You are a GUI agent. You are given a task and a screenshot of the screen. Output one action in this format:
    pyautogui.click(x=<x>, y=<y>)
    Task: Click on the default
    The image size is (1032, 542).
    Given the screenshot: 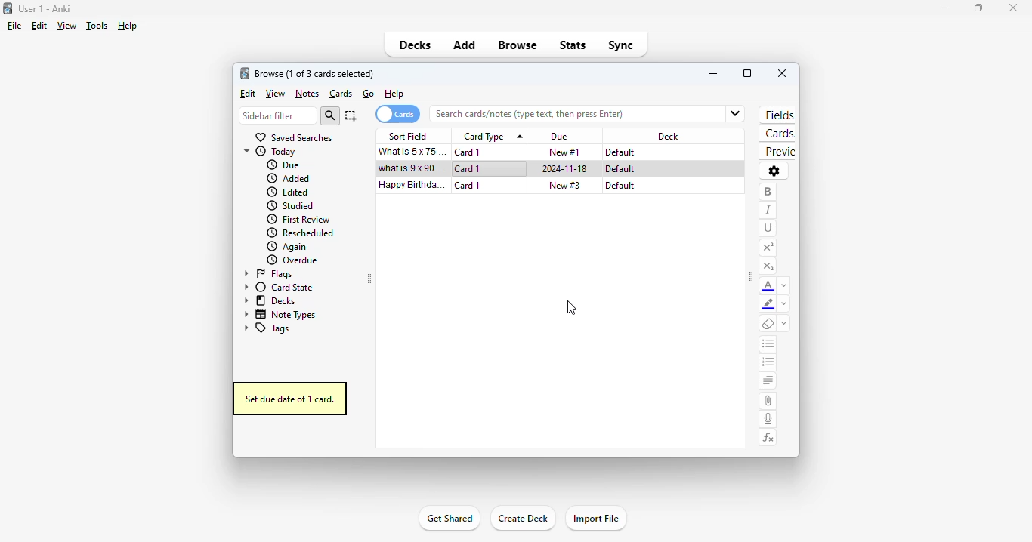 What is the action you would take?
    pyautogui.click(x=620, y=152)
    